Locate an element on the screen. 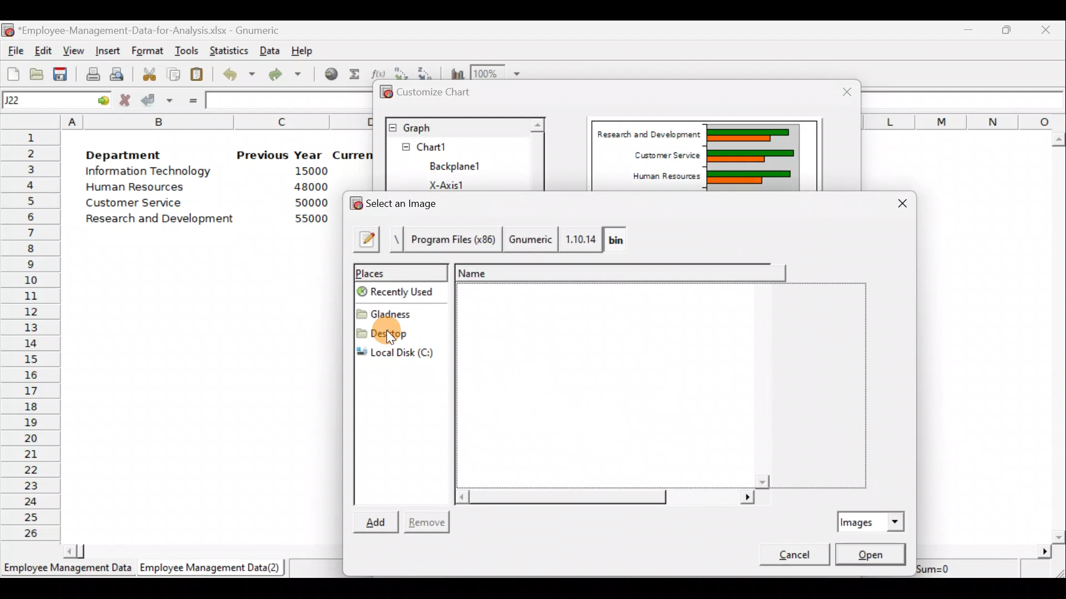 This screenshot has height=599, width=1066. Sum=0 is located at coordinates (949, 568).